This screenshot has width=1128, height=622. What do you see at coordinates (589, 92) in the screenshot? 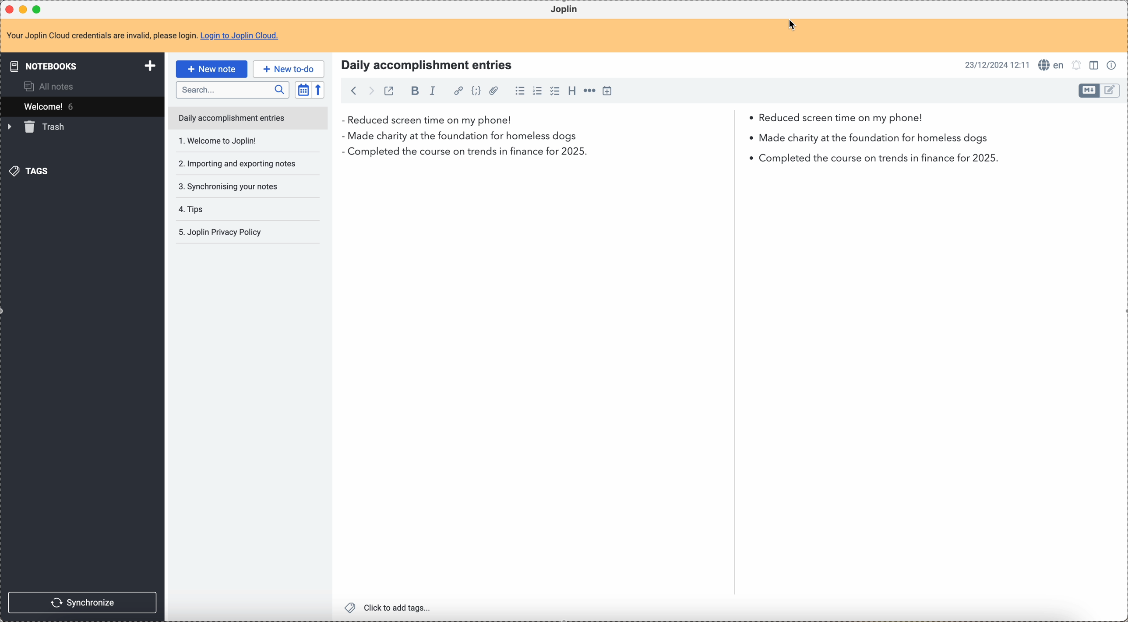
I see `horizontal rule` at bounding box center [589, 92].